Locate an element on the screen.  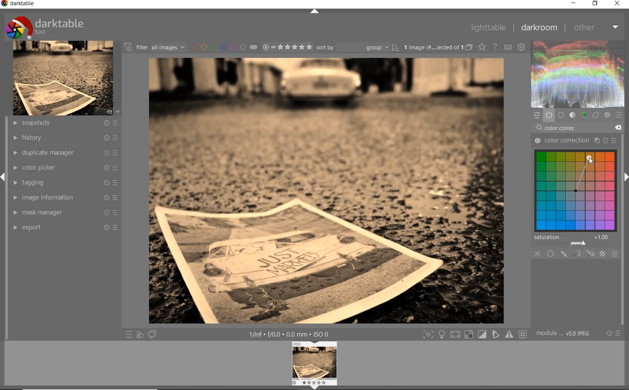
tone is located at coordinates (572, 115).